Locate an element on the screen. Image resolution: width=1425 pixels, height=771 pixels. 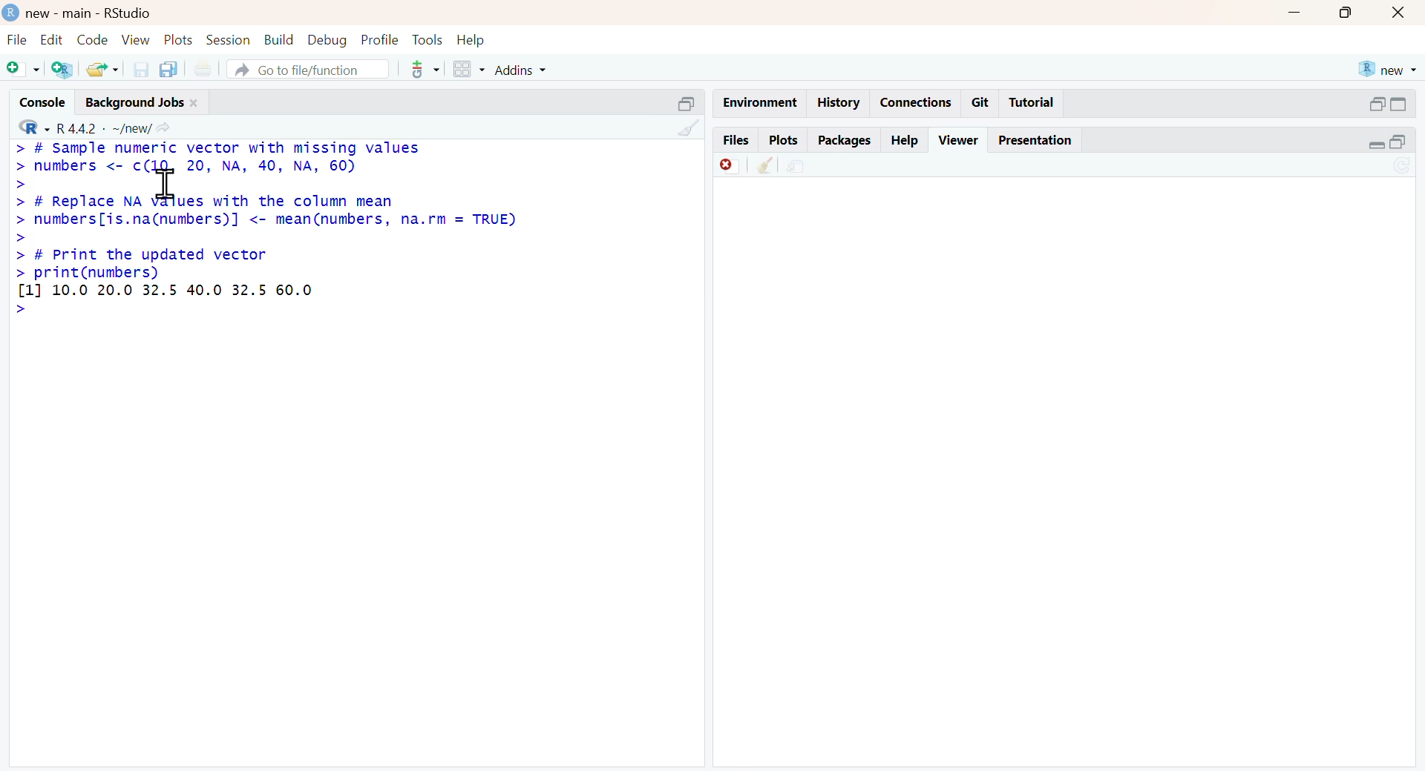
plots is located at coordinates (180, 41).